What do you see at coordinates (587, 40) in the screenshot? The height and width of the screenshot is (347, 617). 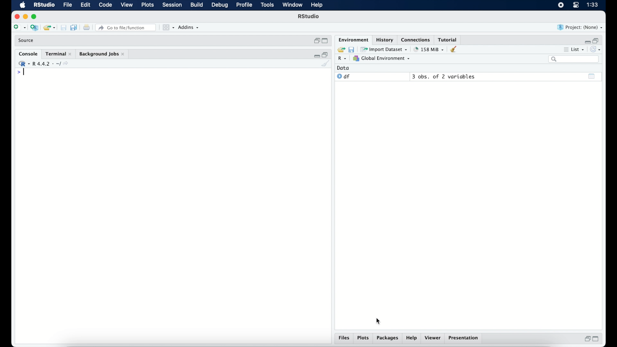 I see `minimize` at bounding box center [587, 40].